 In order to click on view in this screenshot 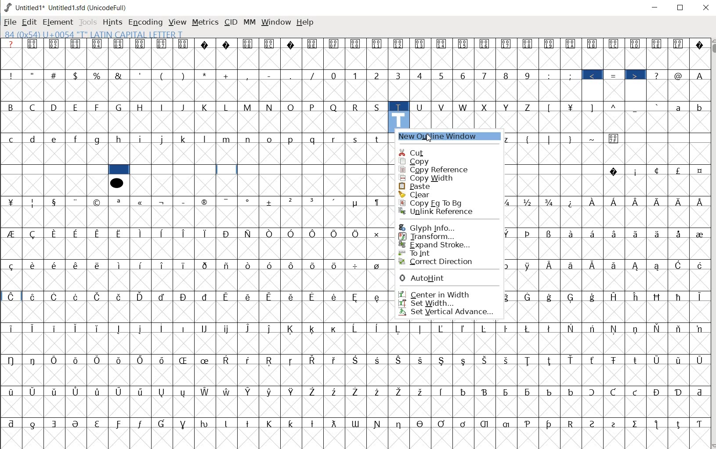, I will do `click(178, 22)`.